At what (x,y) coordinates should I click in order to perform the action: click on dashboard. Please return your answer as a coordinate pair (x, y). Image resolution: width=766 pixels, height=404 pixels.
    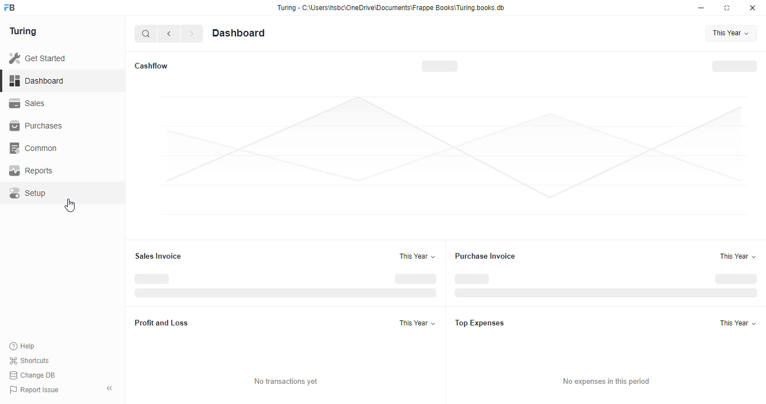
    Looking at the image, I should click on (239, 33).